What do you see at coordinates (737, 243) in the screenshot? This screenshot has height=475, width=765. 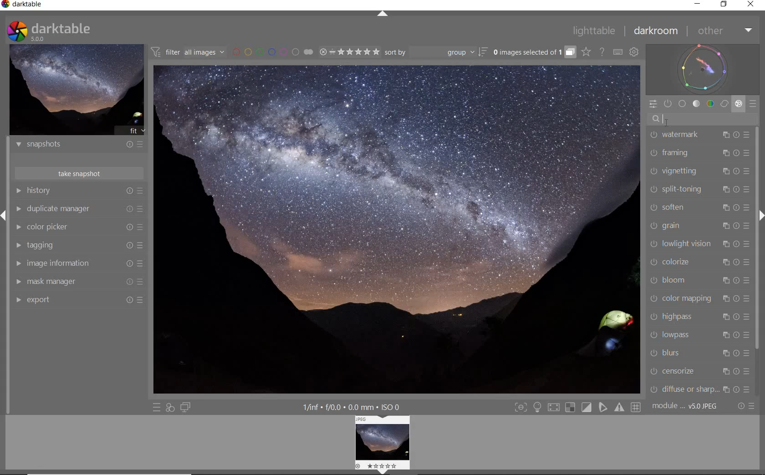 I see `reset parameters` at bounding box center [737, 243].